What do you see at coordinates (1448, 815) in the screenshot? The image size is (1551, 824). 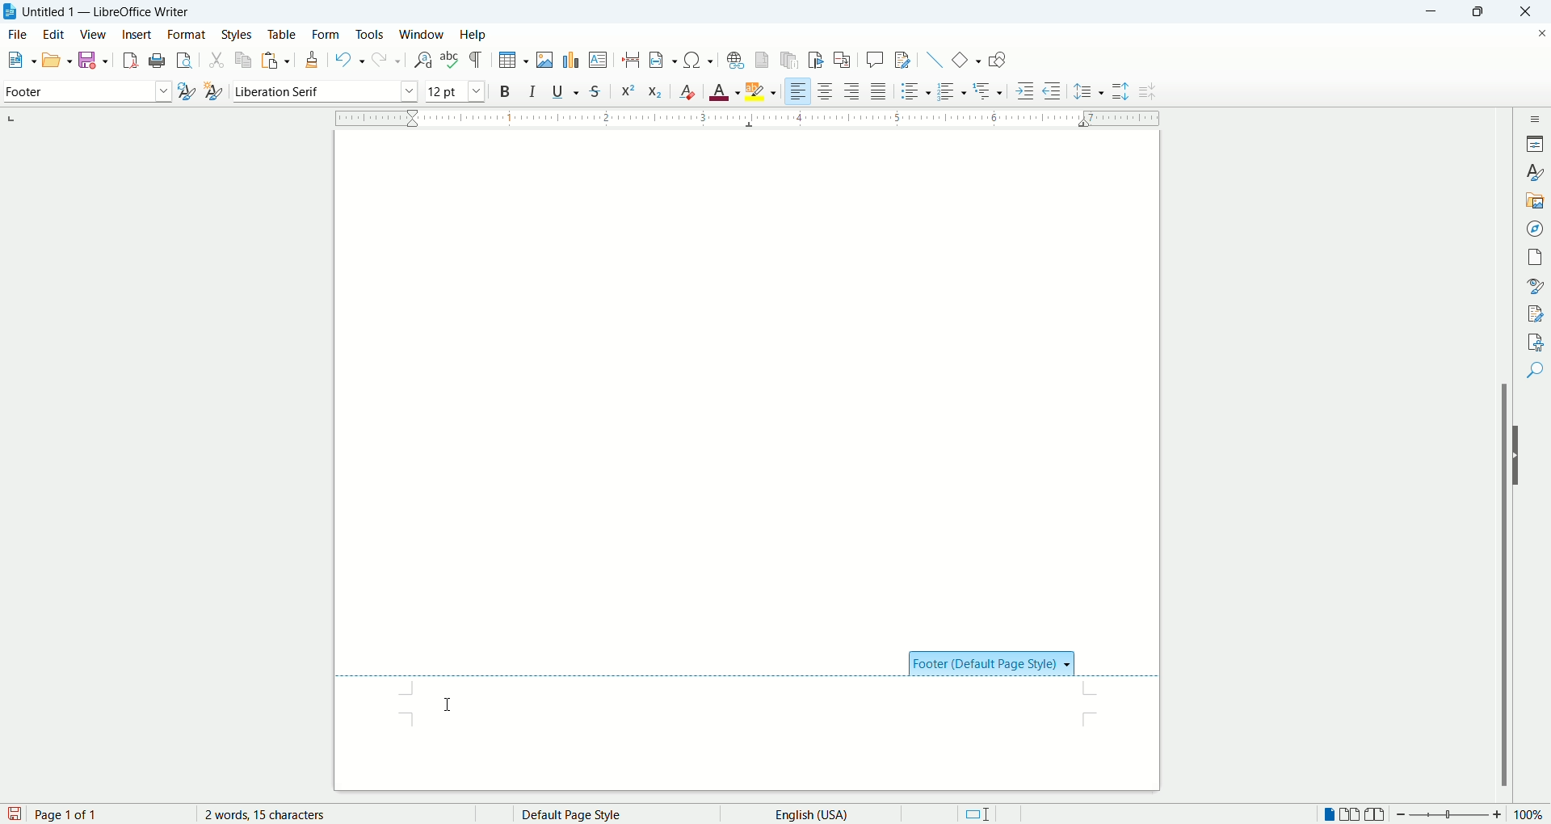 I see `zoom bar` at bounding box center [1448, 815].